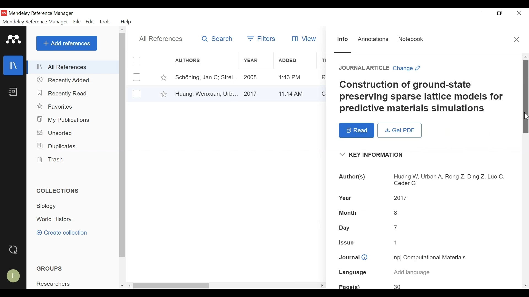  Describe the element at coordinates (424, 285) in the screenshot. I see `Page` at that location.